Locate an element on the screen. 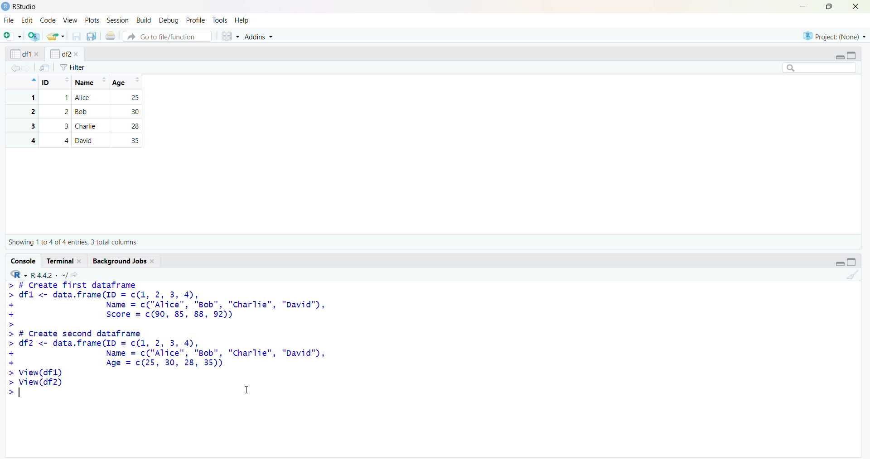 The image size is (870, 459). close is located at coordinates (856, 6).